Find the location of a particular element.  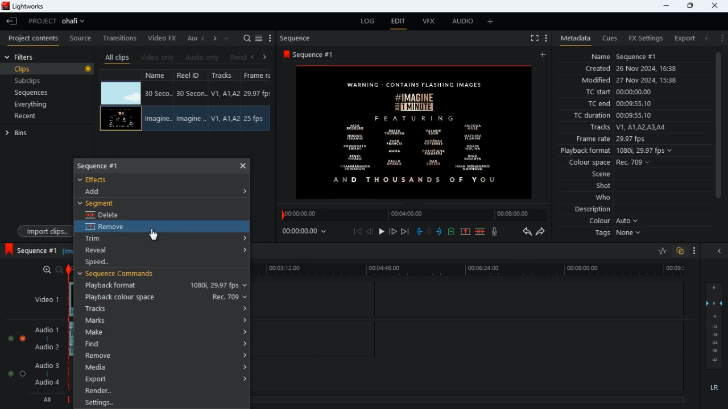

timeline tracks is located at coordinates (468, 299).